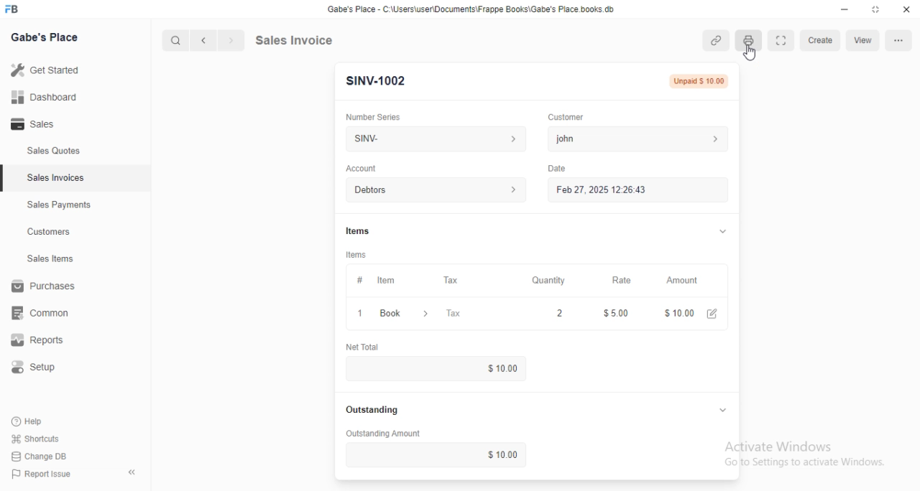 The width and height of the screenshot is (920, 491). Describe the element at coordinates (717, 41) in the screenshot. I see `attachments` at that location.